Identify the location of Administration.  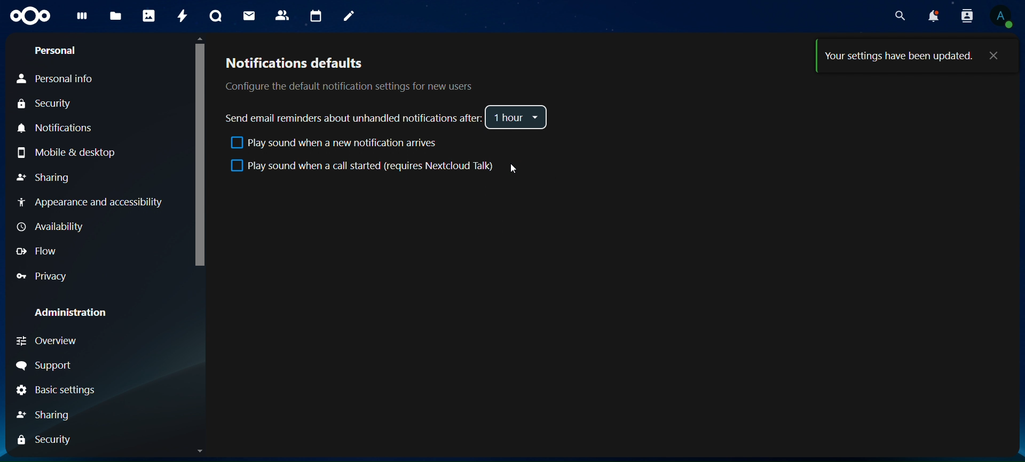
(67, 313).